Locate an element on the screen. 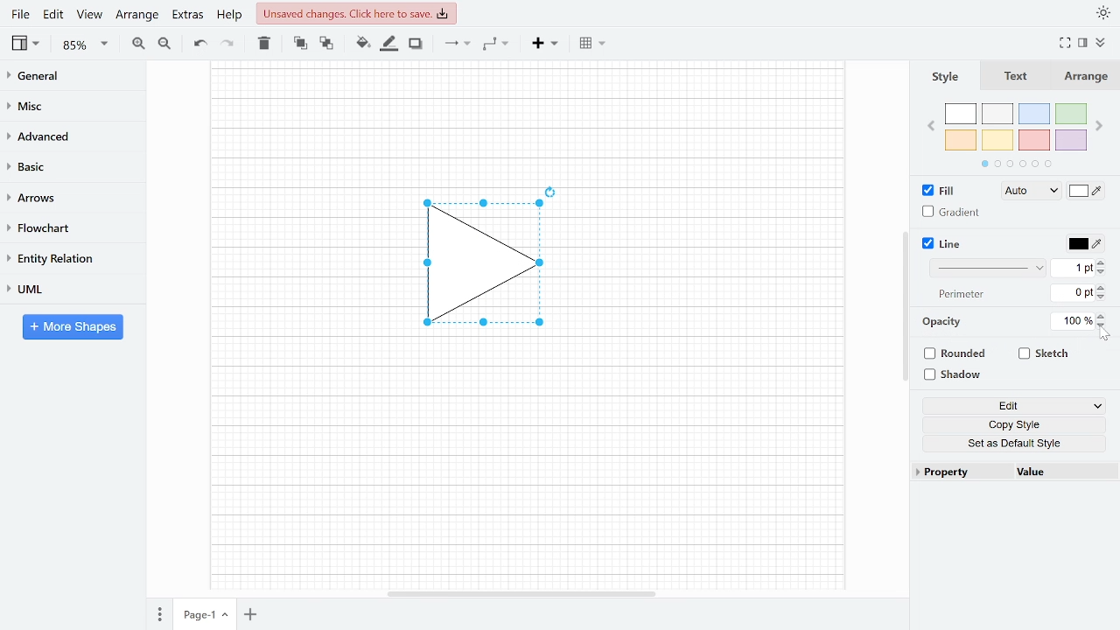 The image size is (1120, 630). help is located at coordinates (231, 14).